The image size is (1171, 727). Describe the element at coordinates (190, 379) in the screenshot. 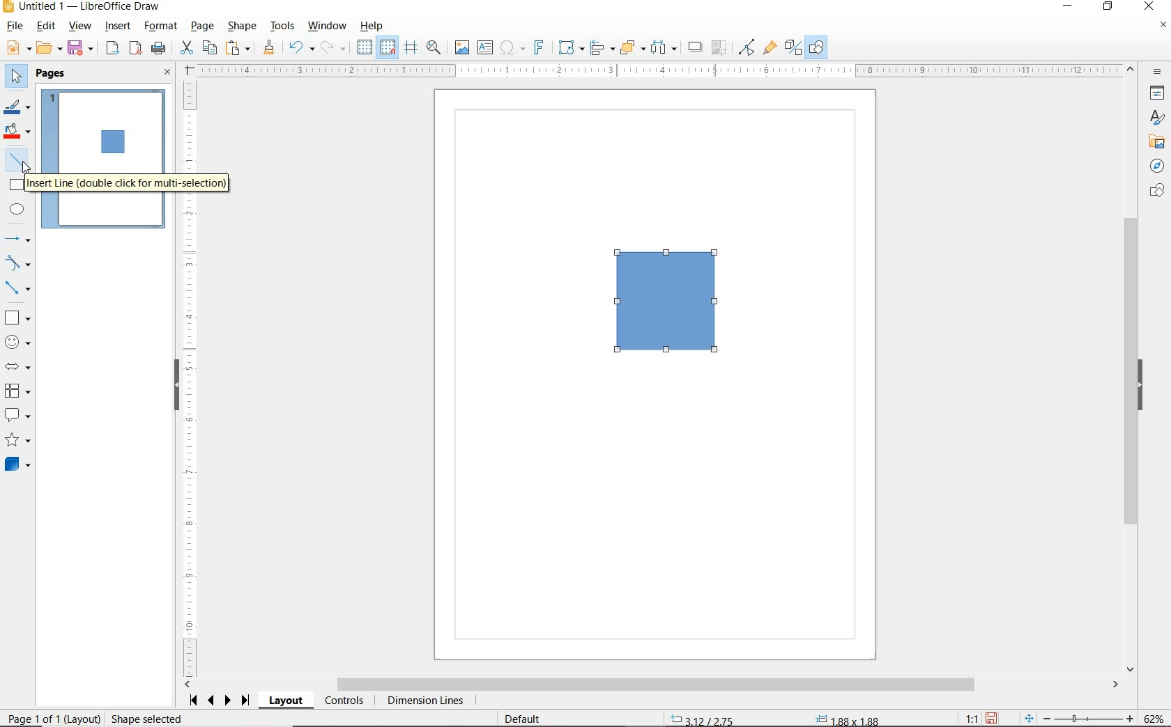

I see `RULER` at that location.